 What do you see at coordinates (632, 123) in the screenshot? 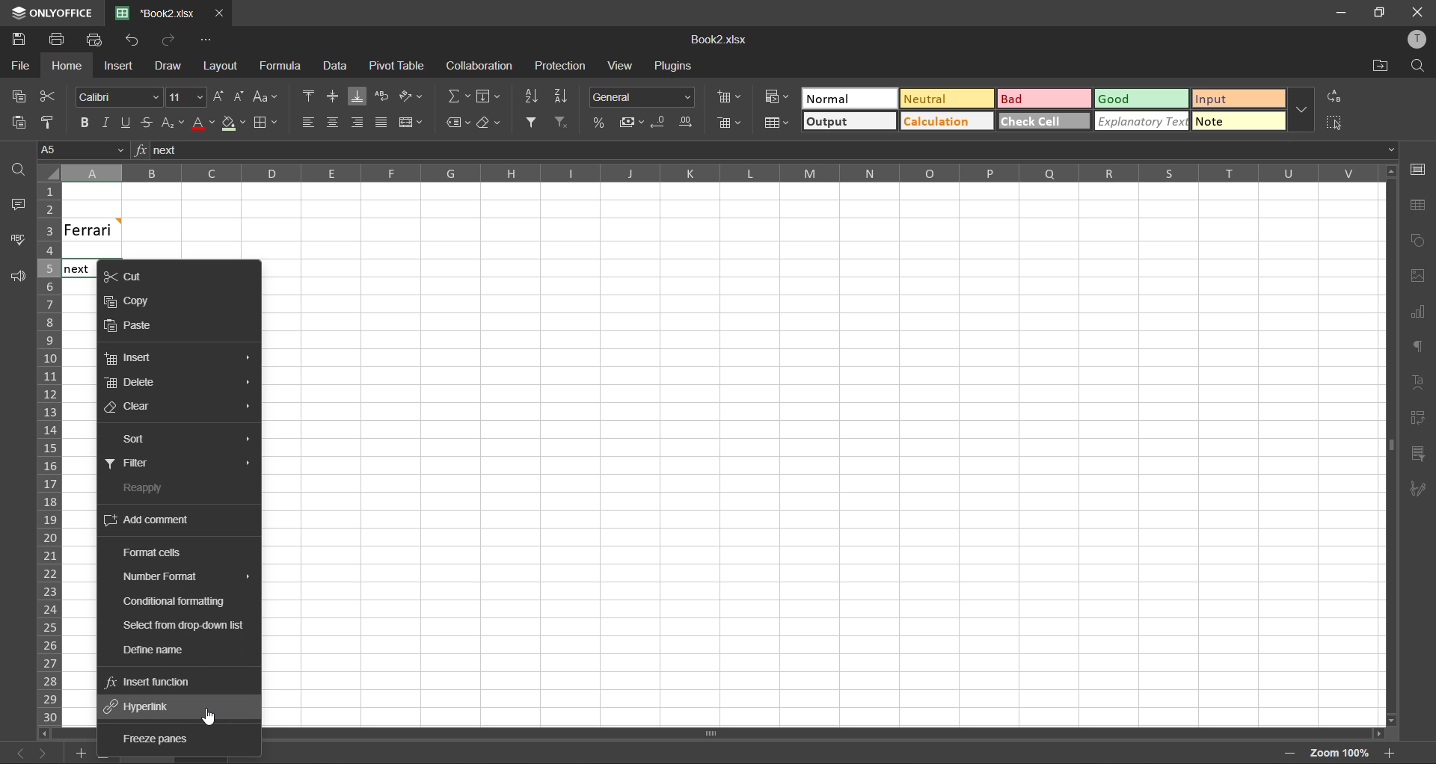
I see `accounting` at bounding box center [632, 123].